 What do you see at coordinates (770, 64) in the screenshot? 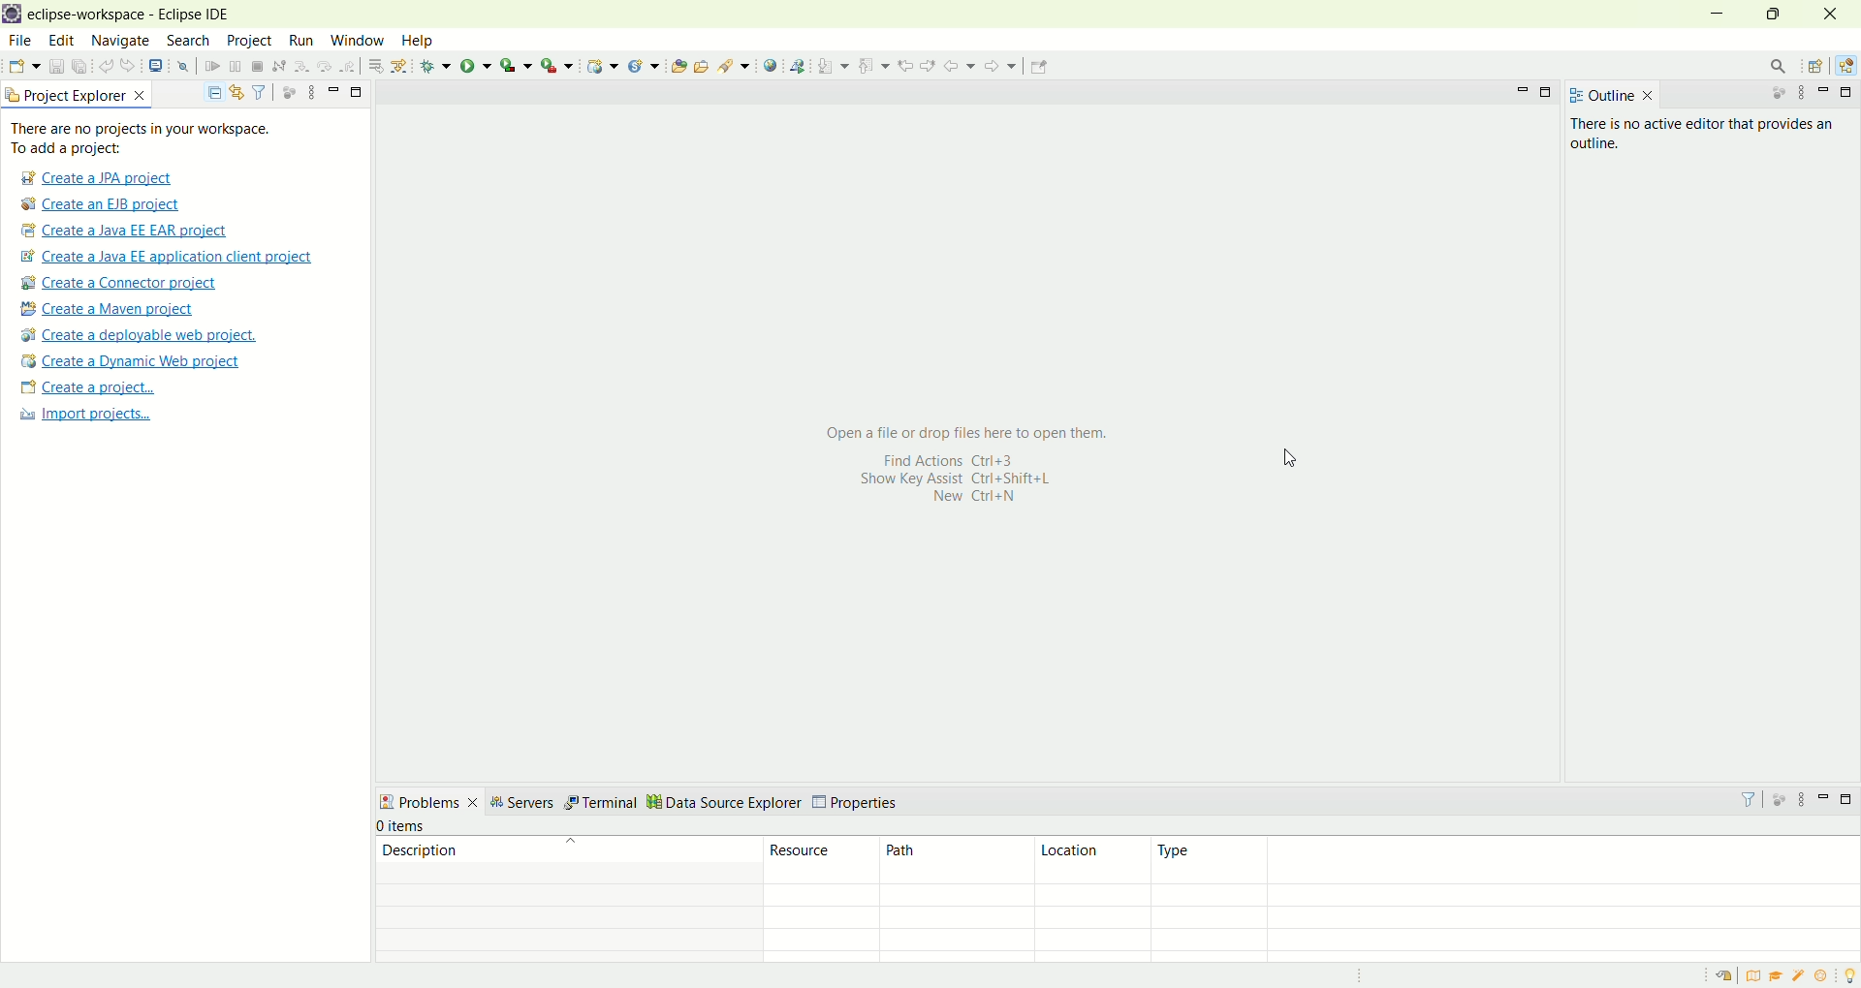
I see `open web browser` at bounding box center [770, 64].